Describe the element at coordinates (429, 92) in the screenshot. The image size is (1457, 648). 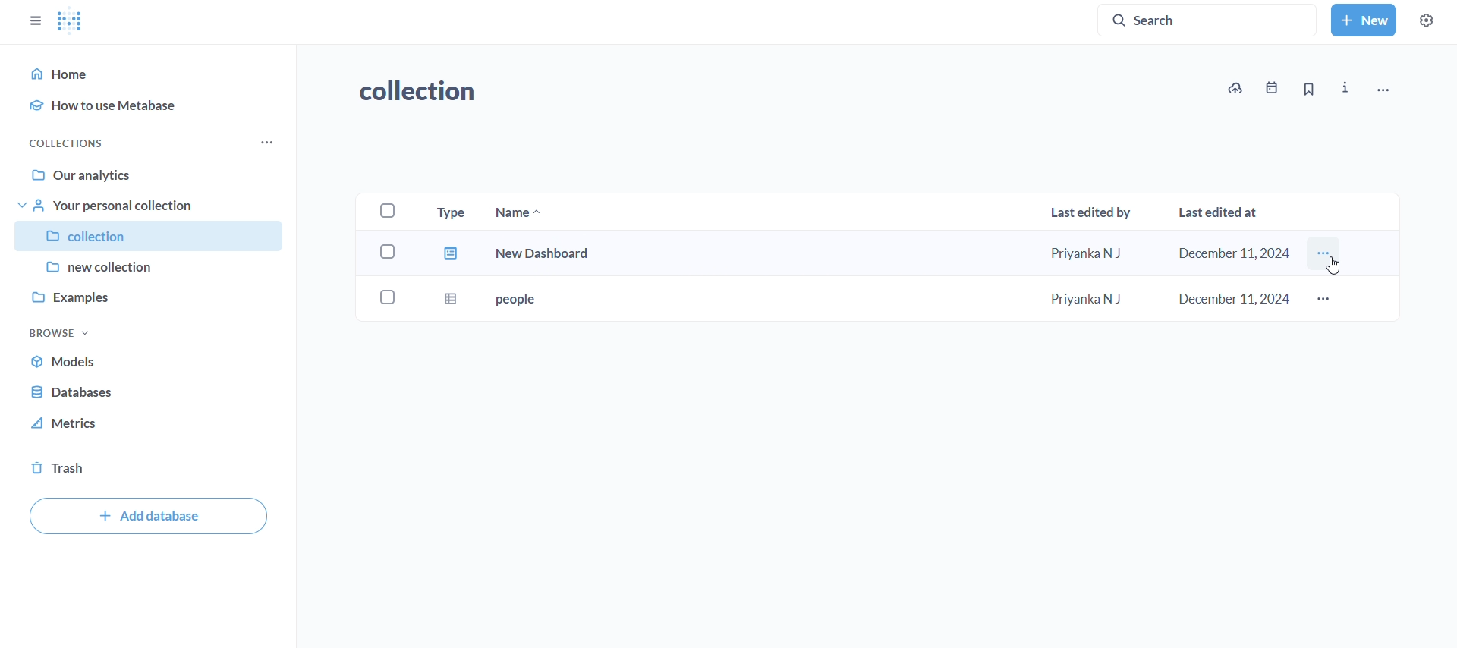
I see `collection` at that location.